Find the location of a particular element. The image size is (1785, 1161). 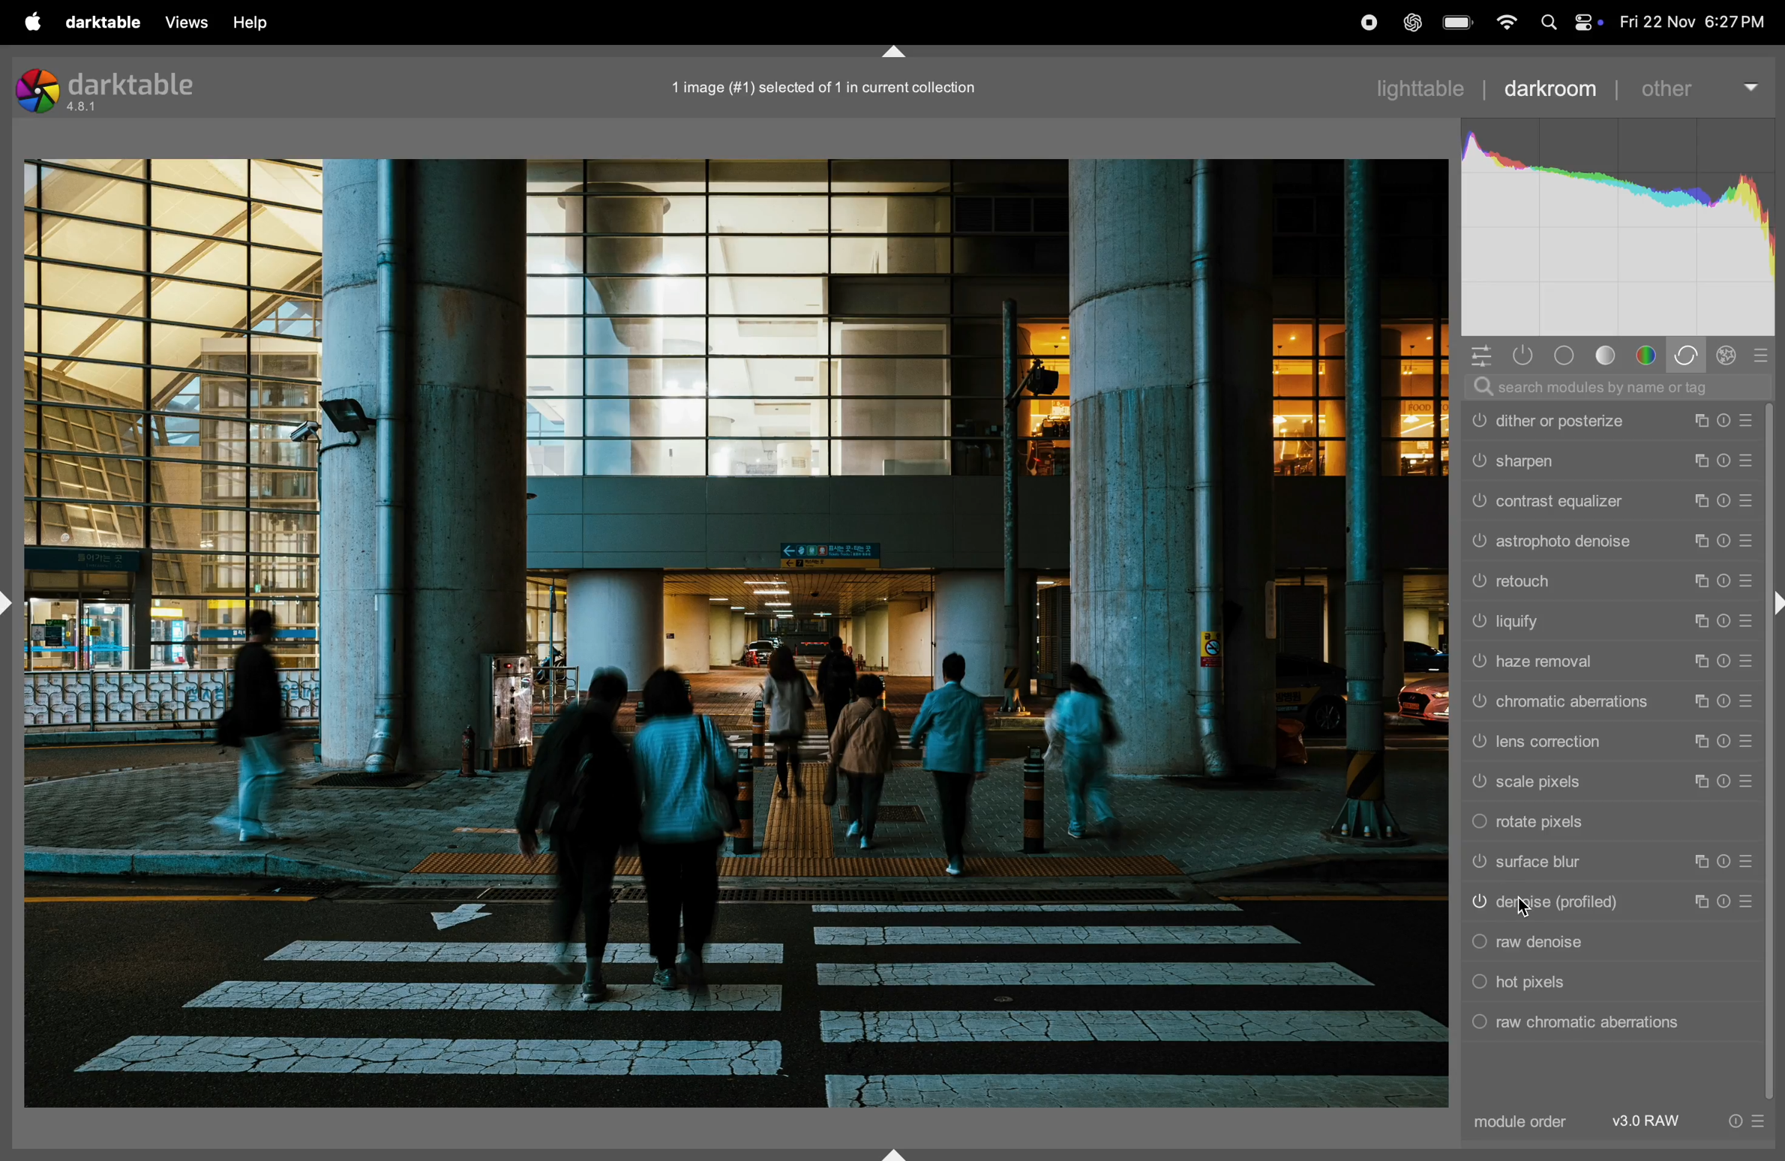

date and time is located at coordinates (1687, 23).